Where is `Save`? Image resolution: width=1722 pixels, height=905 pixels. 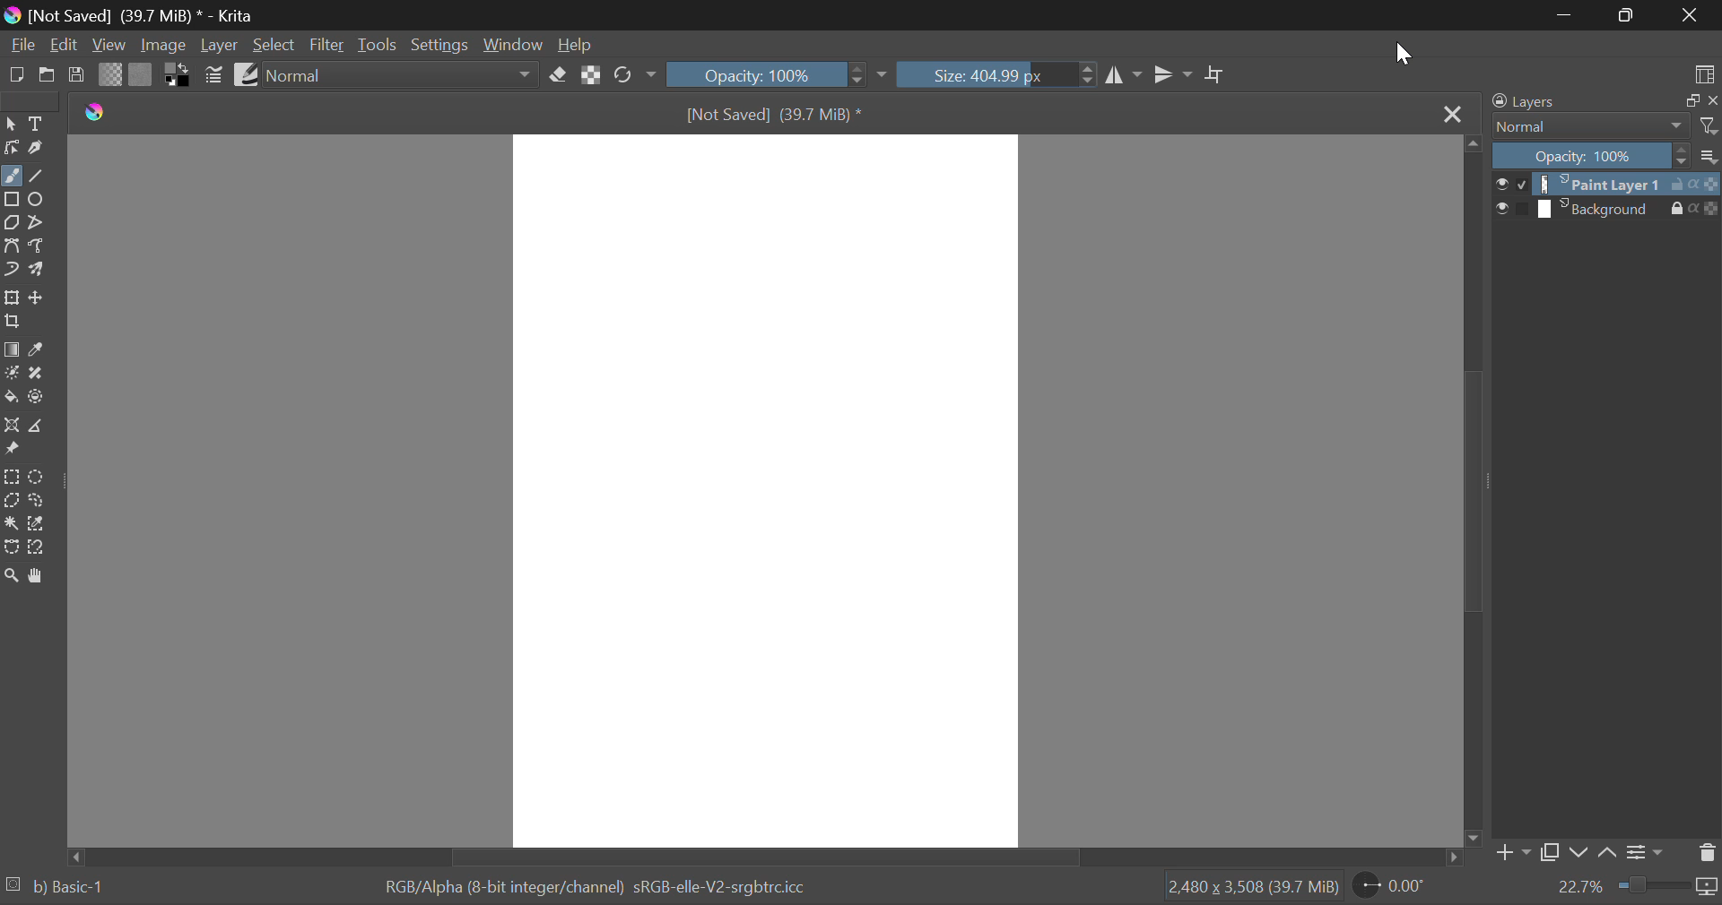
Save is located at coordinates (77, 75).